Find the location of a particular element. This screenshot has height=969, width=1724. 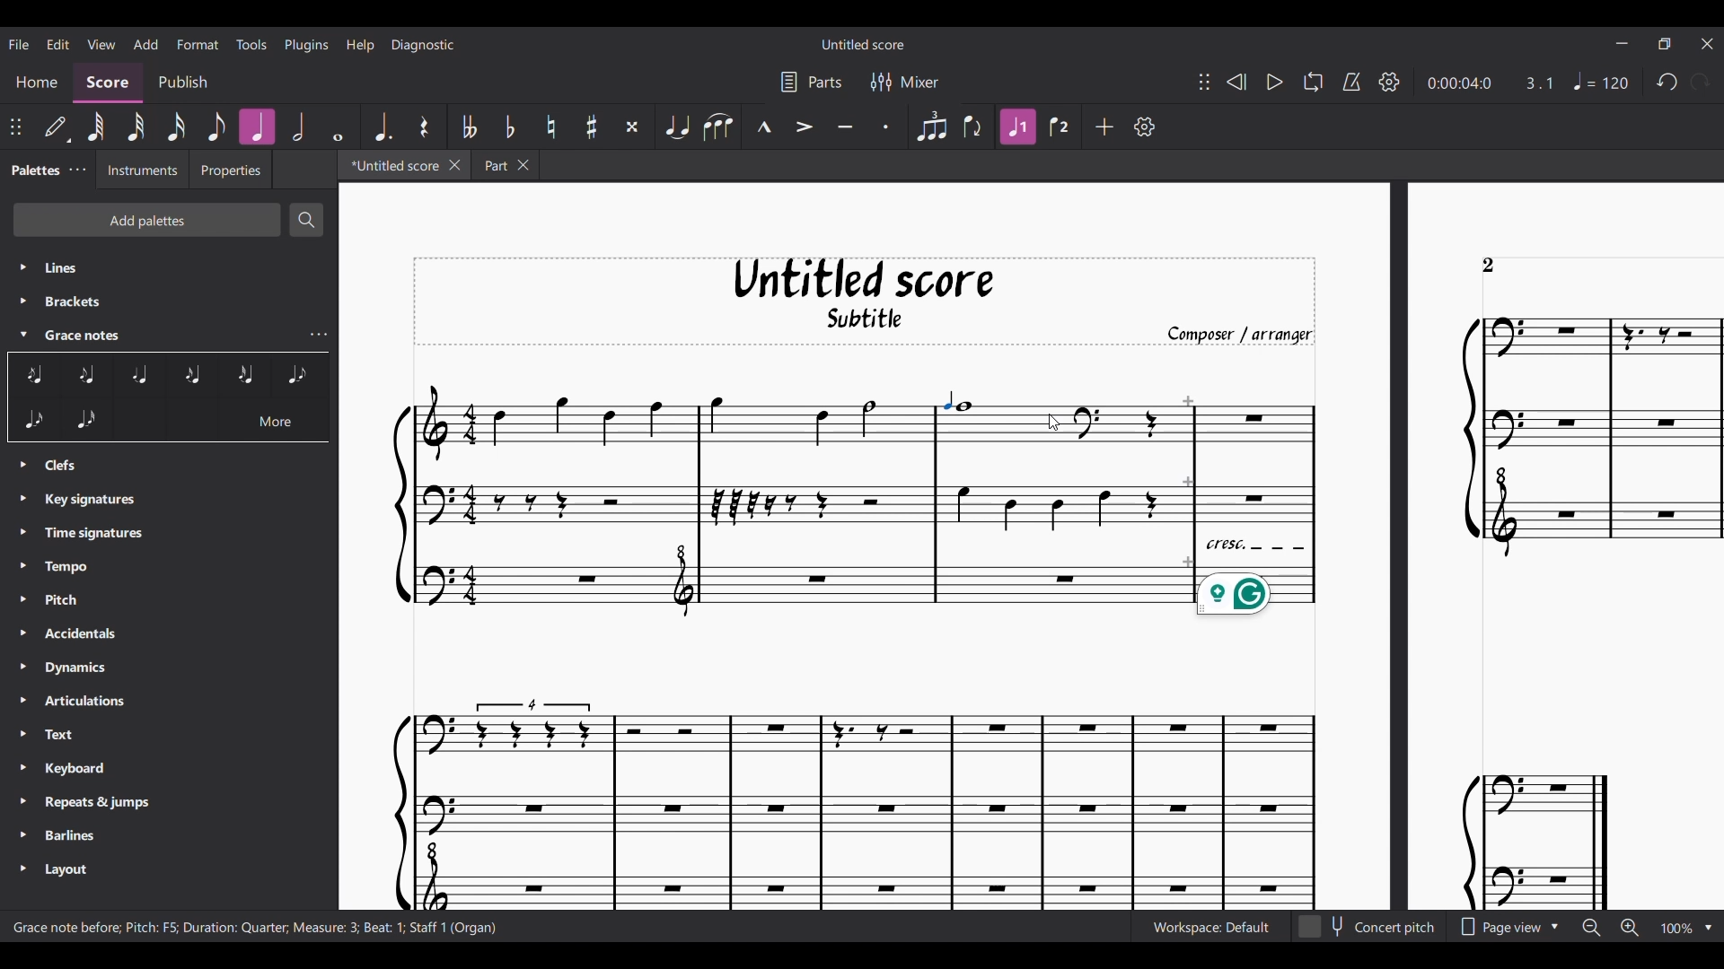

Toggle for Concert pitch is located at coordinates (1369, 927).